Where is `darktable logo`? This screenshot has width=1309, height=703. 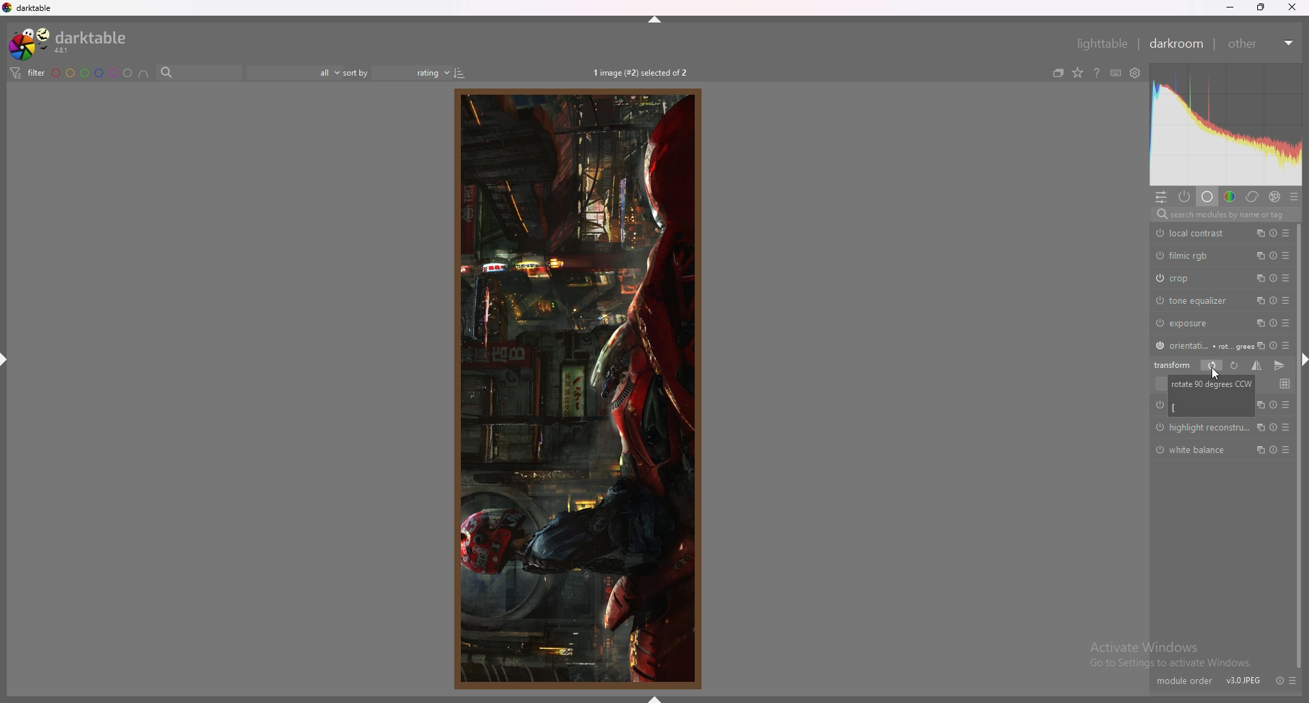
darktable logo is located at coordinates (8, 9).